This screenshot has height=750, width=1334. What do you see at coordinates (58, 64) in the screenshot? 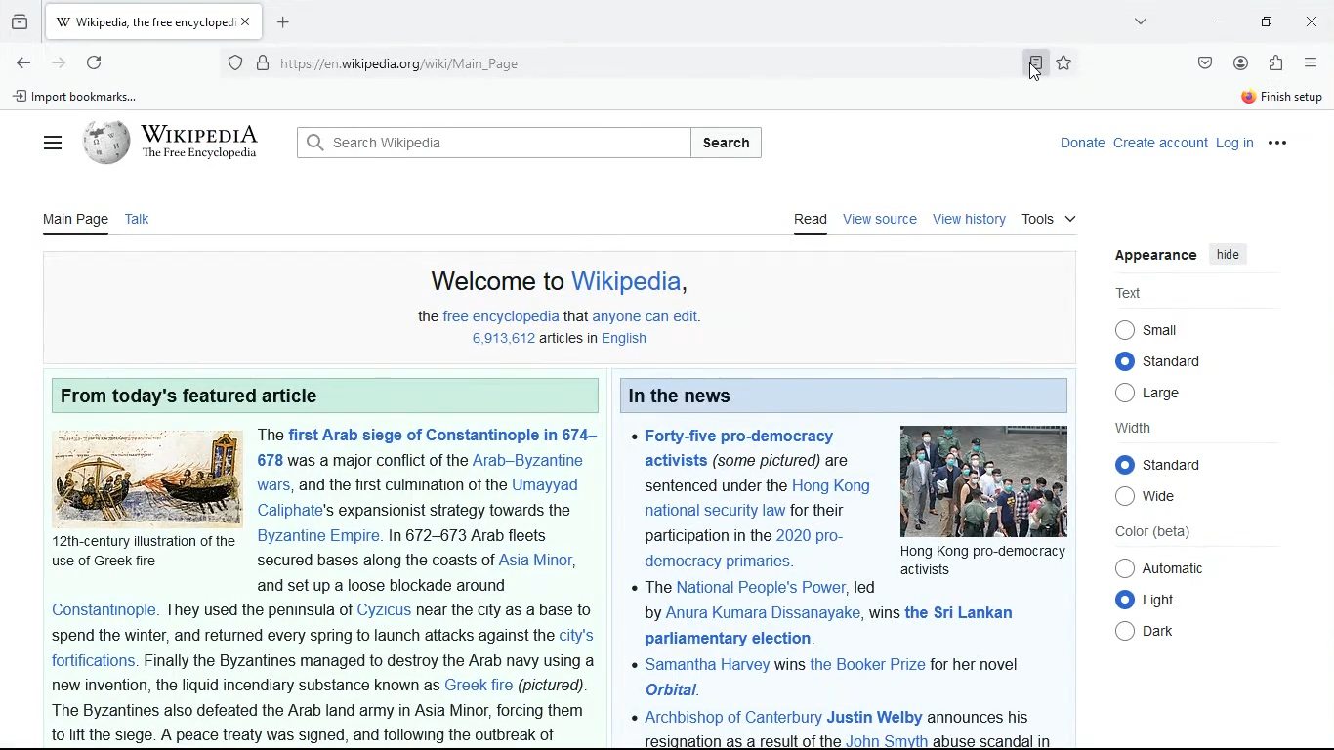
I see `forward` at bounding box center [58, 64].